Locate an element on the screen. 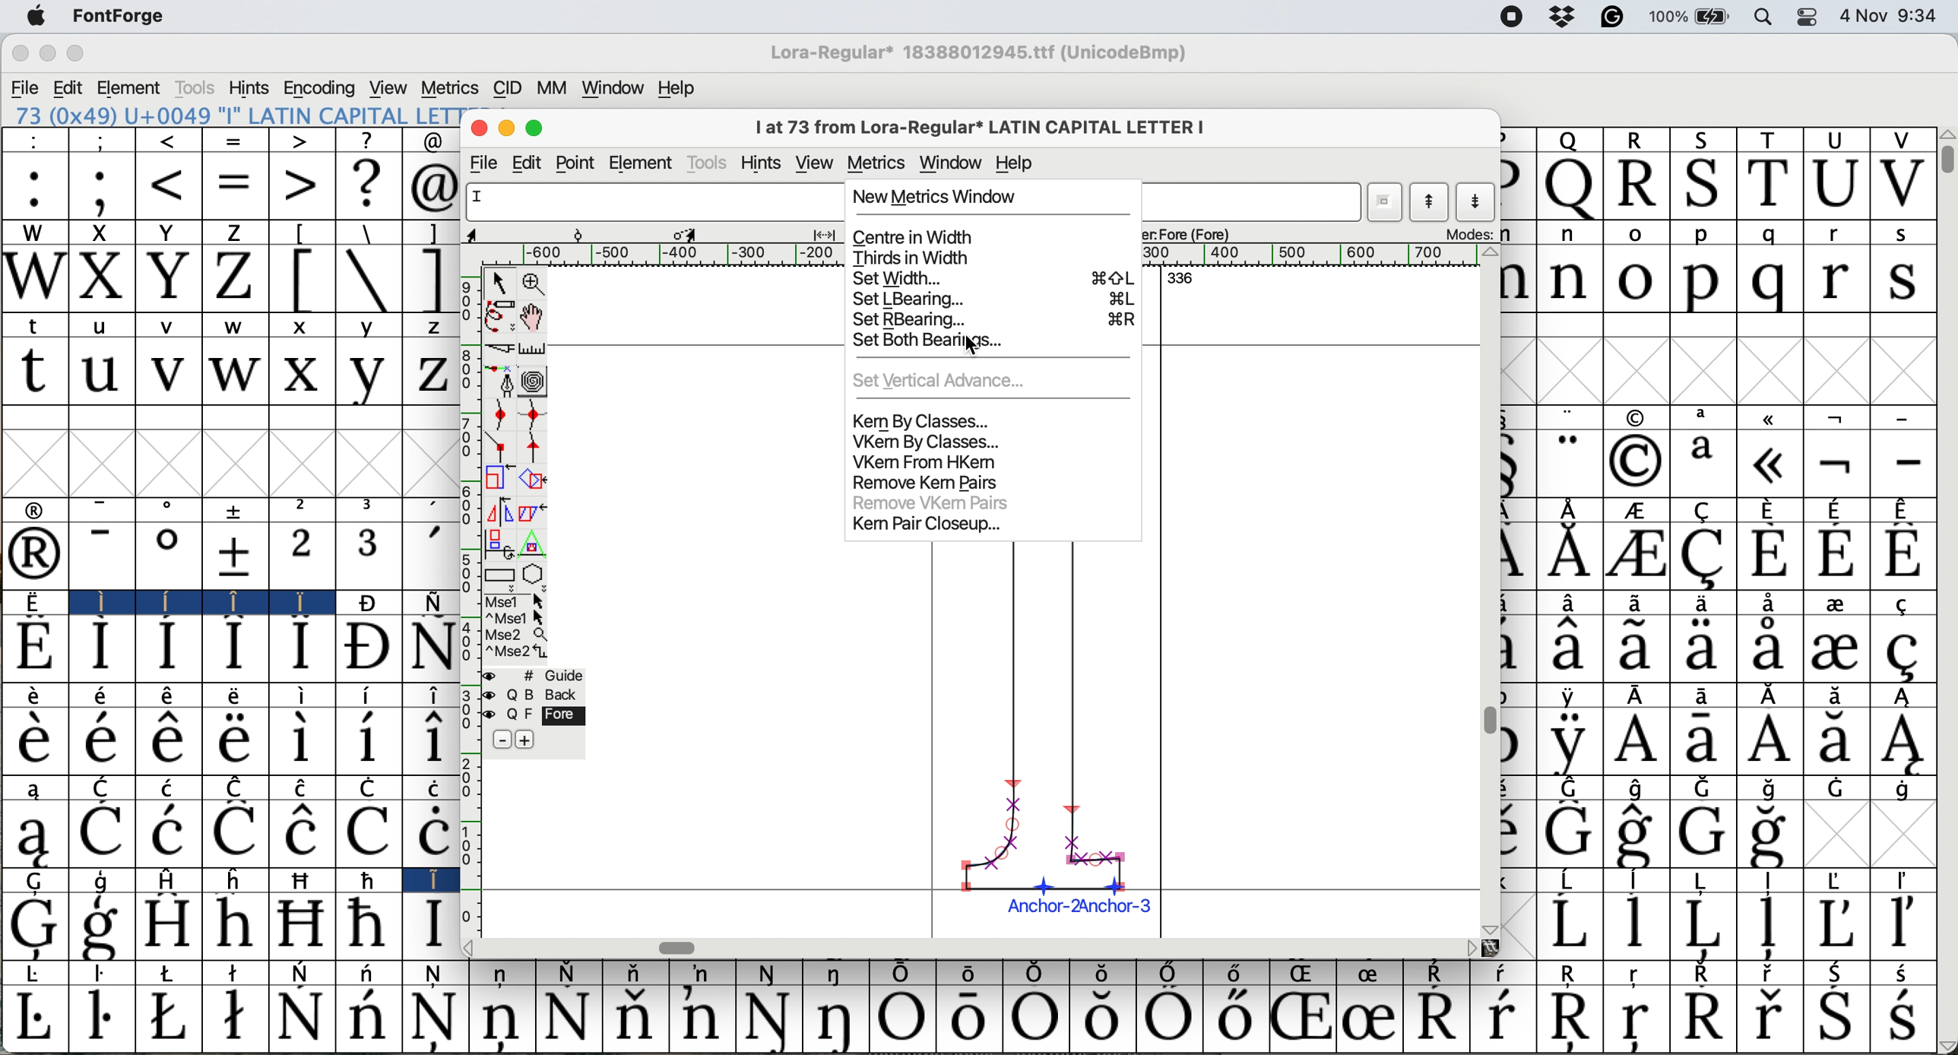 The image size is (1958, 1055). Symbol is located at coordinates (769, 974).